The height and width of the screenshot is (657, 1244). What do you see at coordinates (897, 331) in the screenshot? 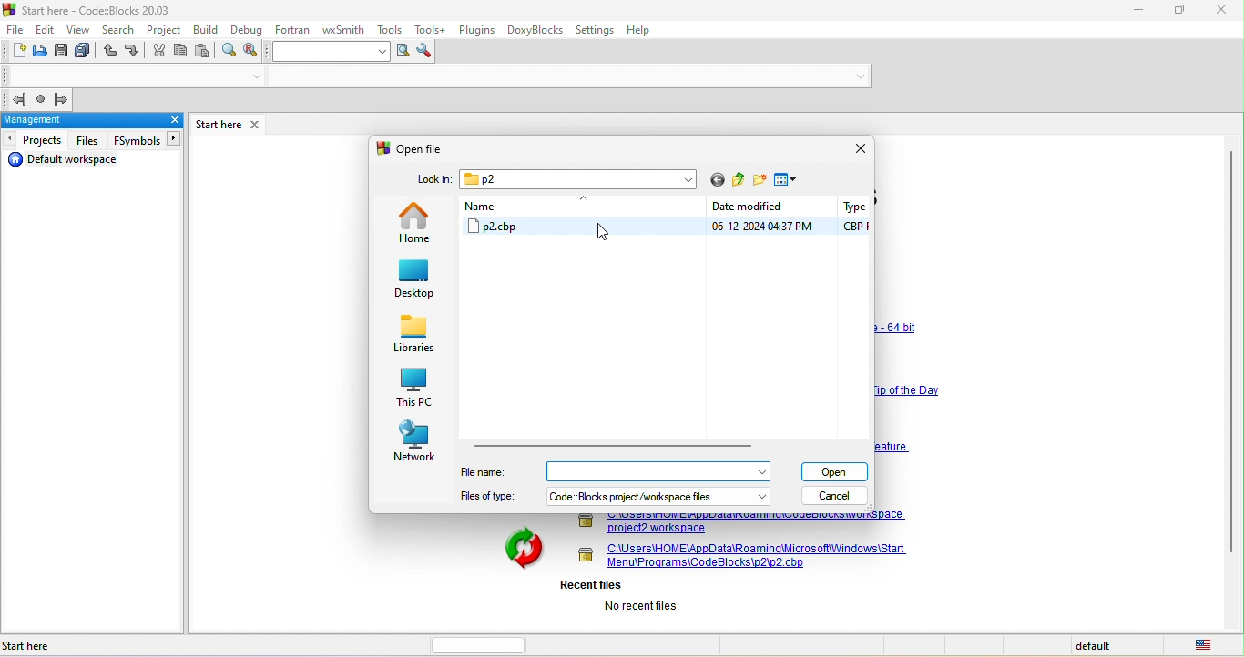
I see `link` at bounding box center [897, 331].